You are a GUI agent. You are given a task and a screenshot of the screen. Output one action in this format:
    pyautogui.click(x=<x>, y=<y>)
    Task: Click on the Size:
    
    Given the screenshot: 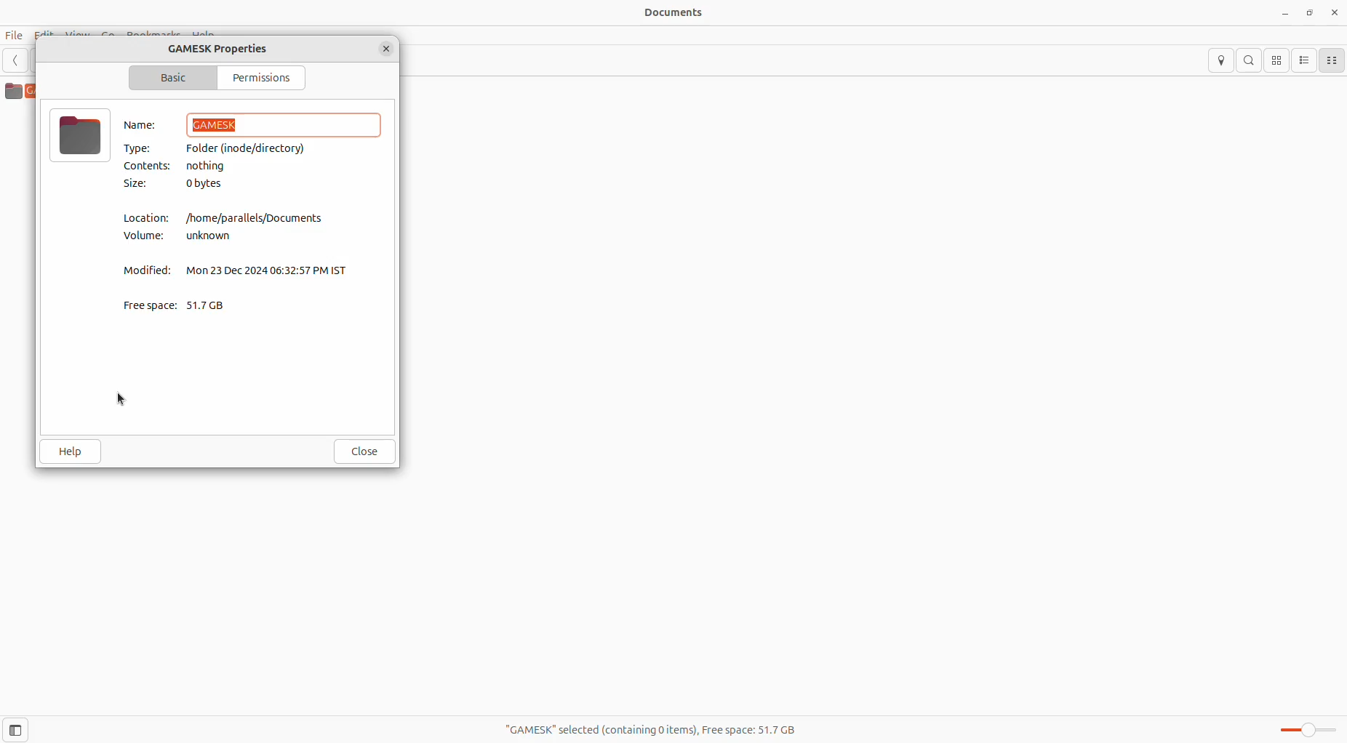 What is the action you would take?
    pyautogui.click(x=137, y=183)
    